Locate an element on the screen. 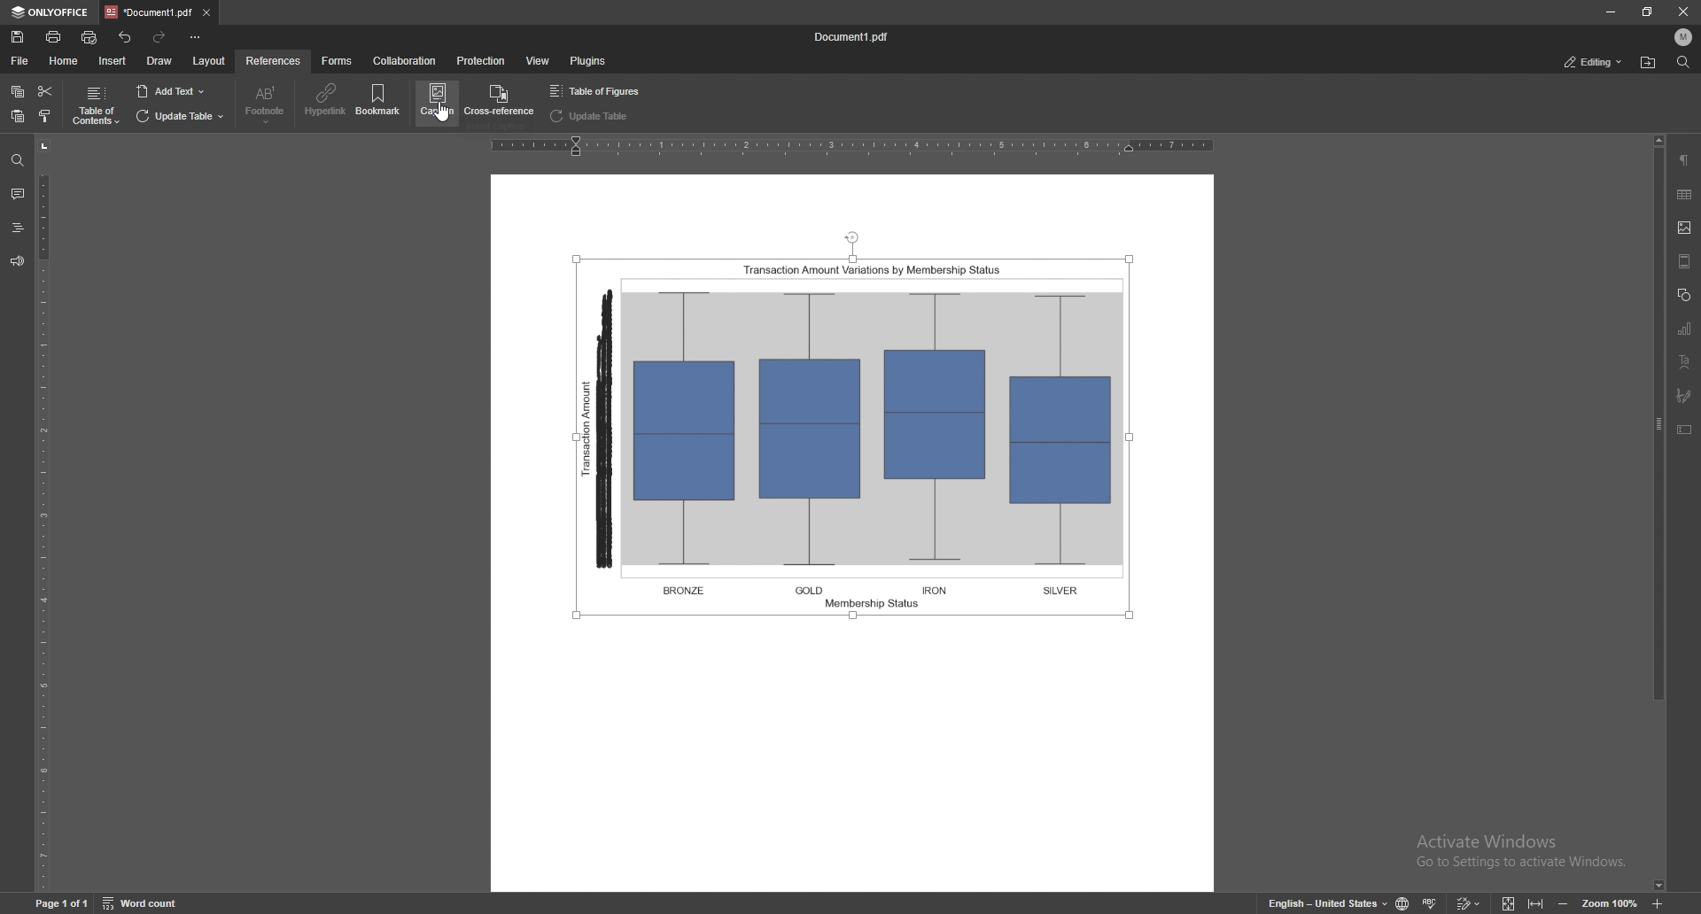 This screenshot has width=1701, height=914. resize is located at coordinates (1644, 12).